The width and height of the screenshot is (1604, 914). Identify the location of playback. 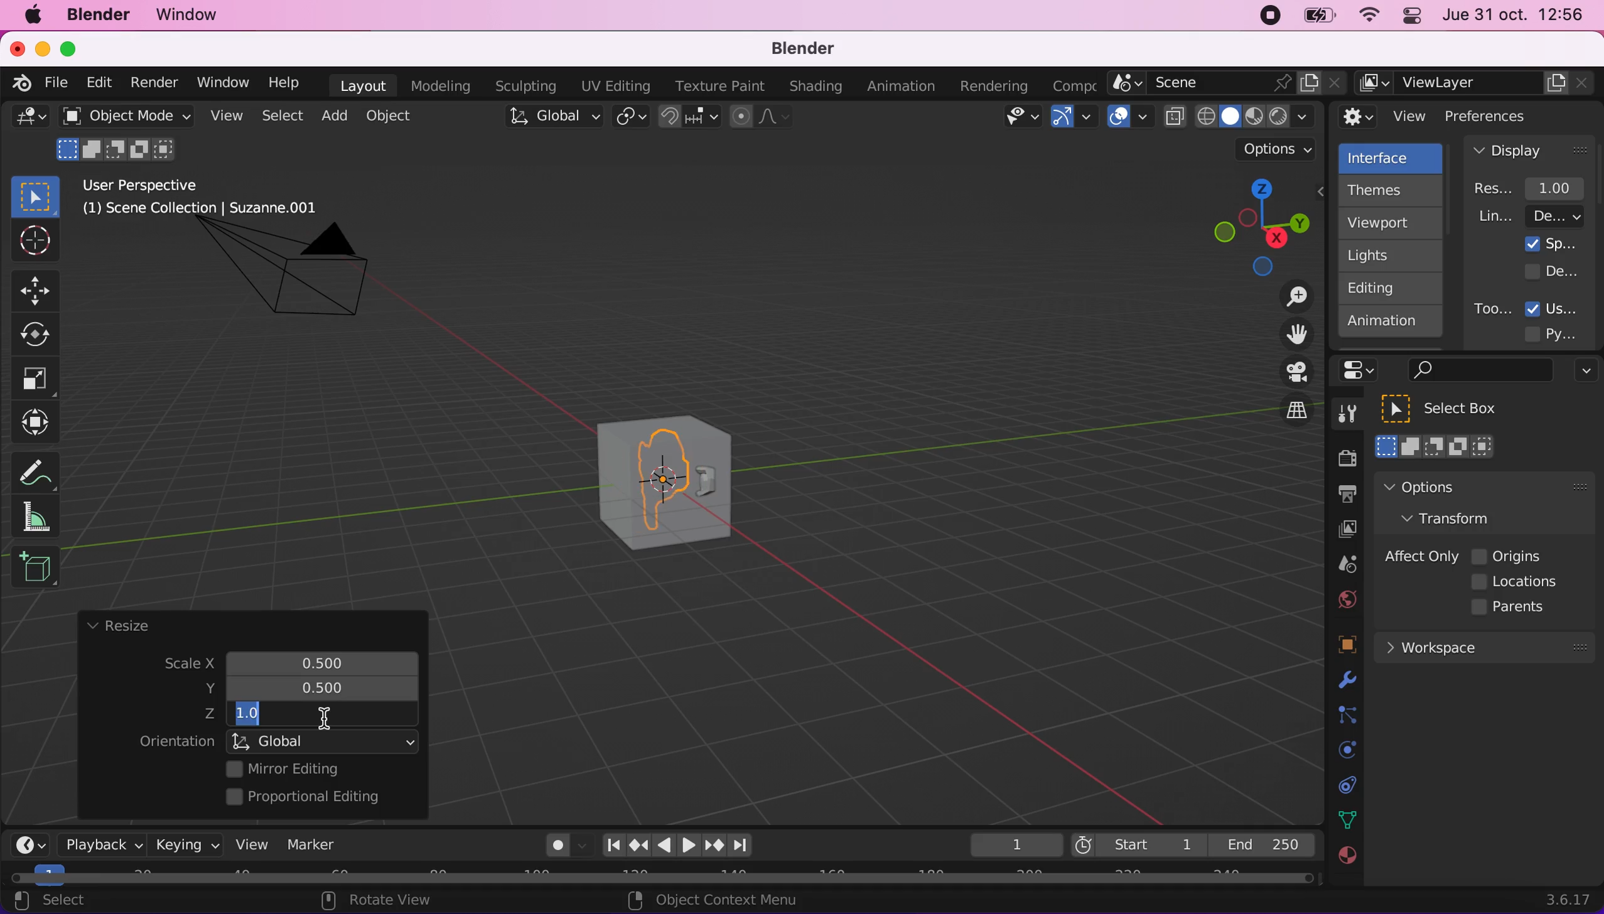
(98, 844).